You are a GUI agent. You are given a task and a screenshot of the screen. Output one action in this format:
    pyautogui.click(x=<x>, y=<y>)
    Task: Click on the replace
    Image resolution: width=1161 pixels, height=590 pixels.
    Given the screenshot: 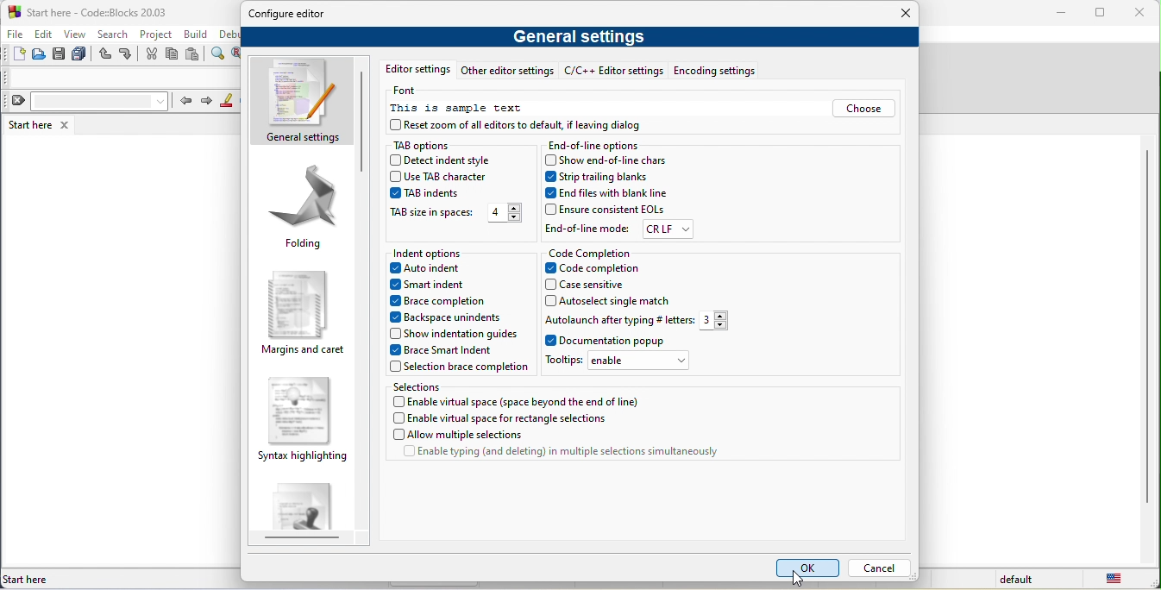 What is the action you would take?
    pyautogui.click(x=238, y=56)
    